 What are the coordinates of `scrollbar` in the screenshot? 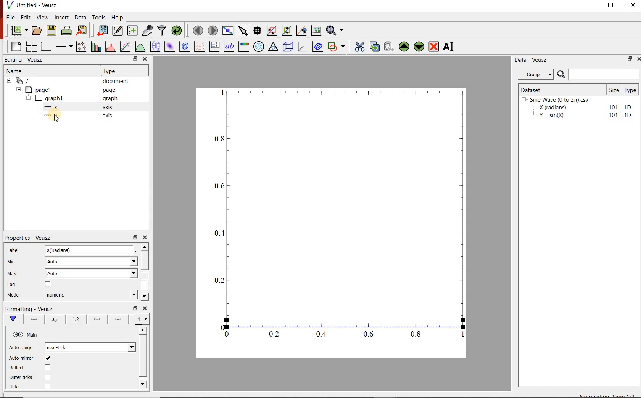 It's located at (145, 261).